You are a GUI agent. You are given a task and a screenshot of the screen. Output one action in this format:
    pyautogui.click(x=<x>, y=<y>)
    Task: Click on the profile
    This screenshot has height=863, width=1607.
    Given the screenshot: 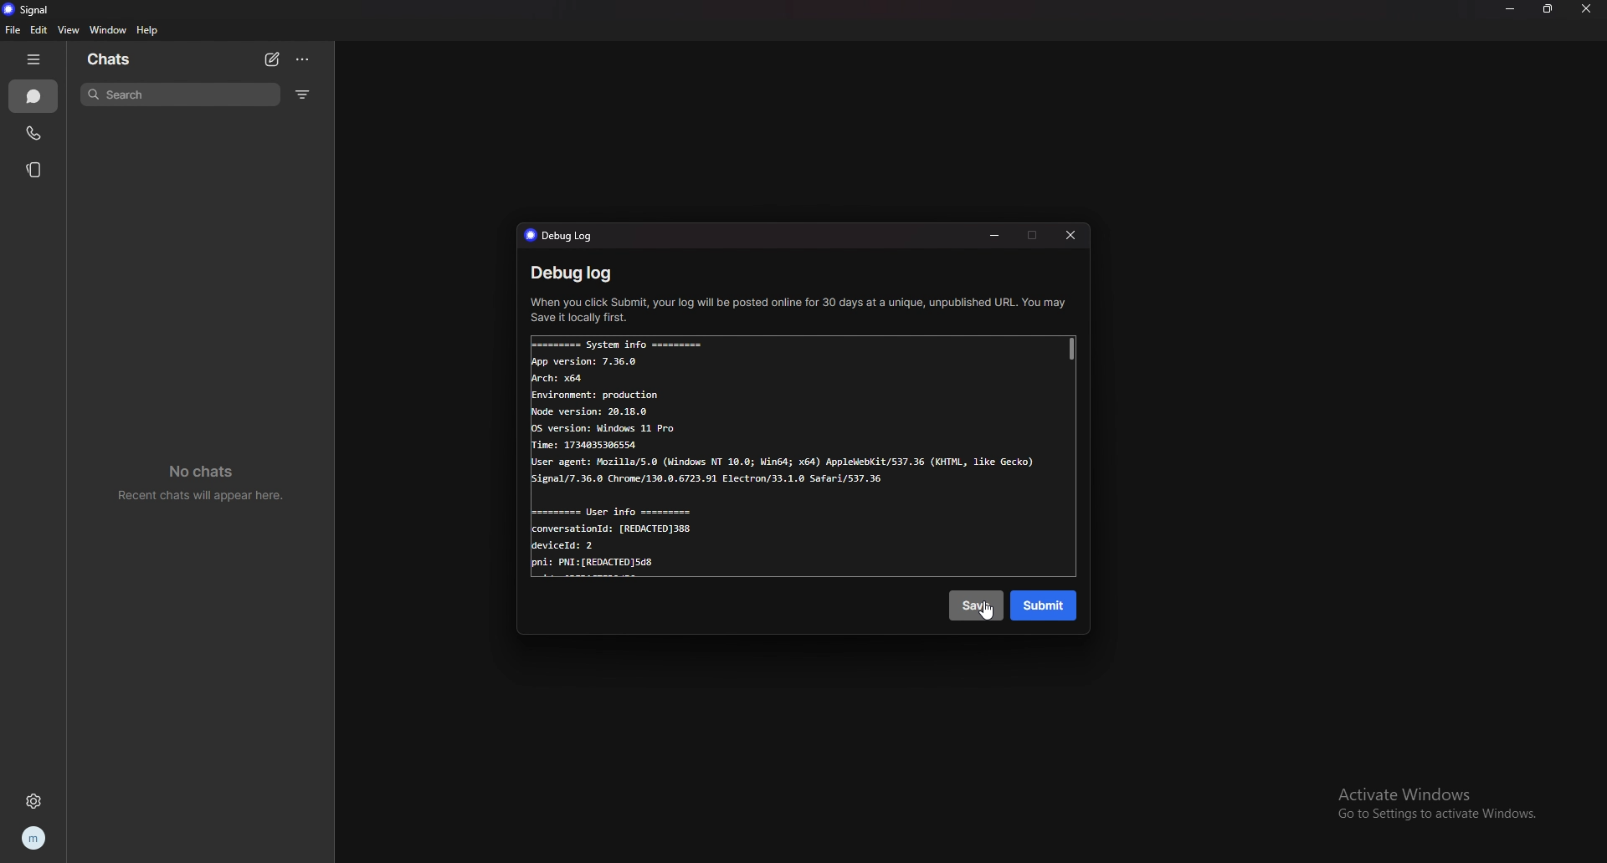 What is the action you would take?
    pyautogui.click(x=32, y=836)
    